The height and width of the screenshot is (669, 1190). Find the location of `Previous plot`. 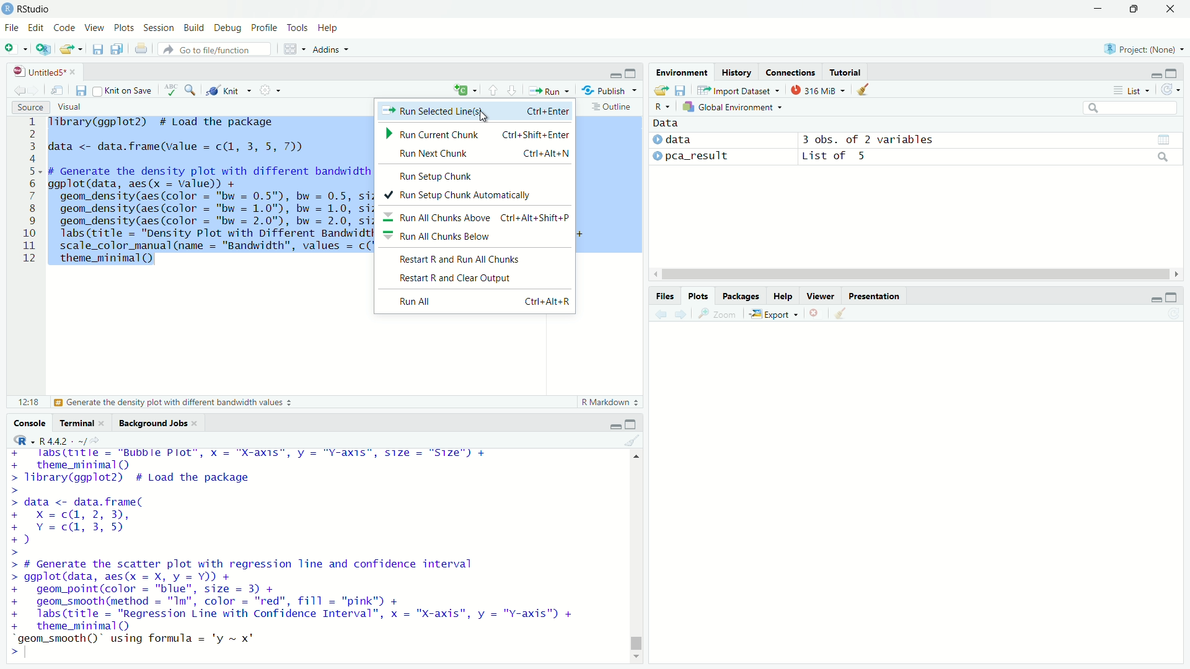

Previous plot is located at coordinates (661, 314).